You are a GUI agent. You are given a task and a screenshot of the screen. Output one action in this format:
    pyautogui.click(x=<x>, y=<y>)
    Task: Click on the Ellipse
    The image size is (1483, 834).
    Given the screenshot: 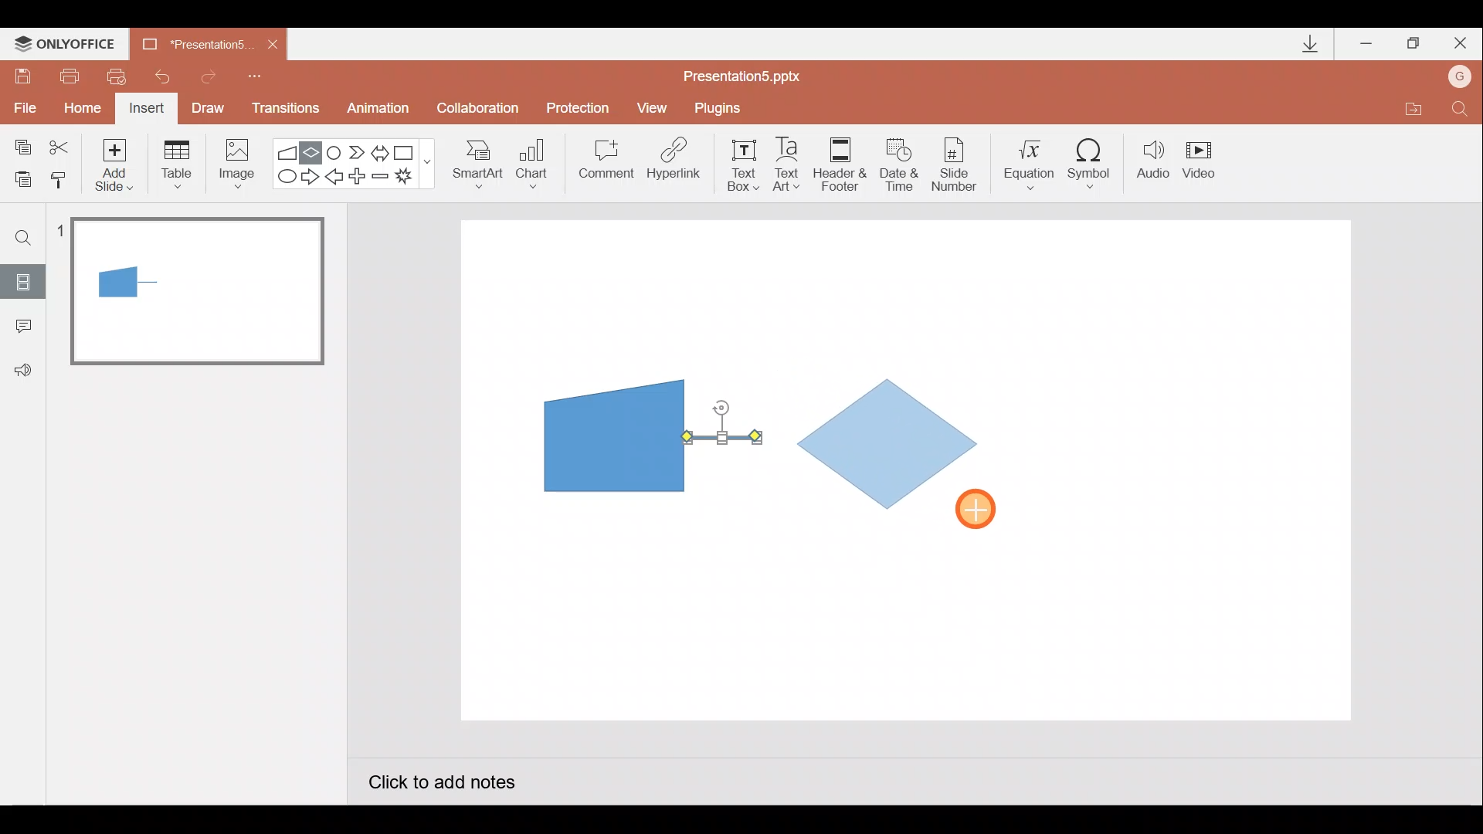 What is the action you would take?
    pyautogui.click(x=283, y=177)
    